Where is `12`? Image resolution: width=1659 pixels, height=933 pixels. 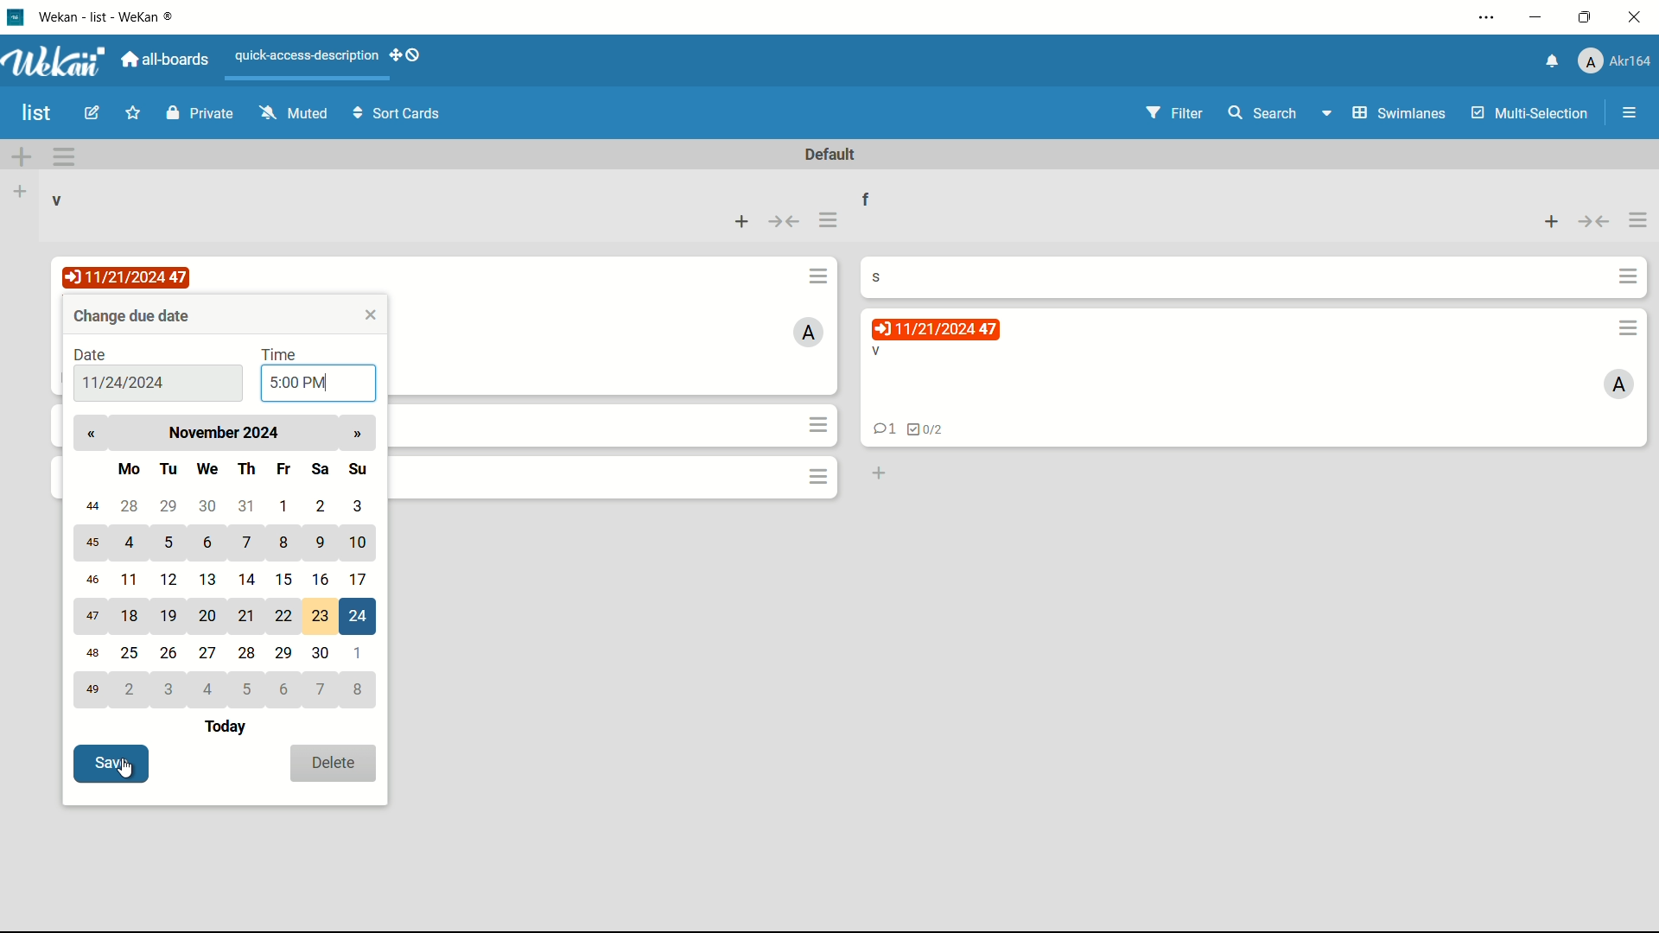 12 is located at coordinates (172, 579).